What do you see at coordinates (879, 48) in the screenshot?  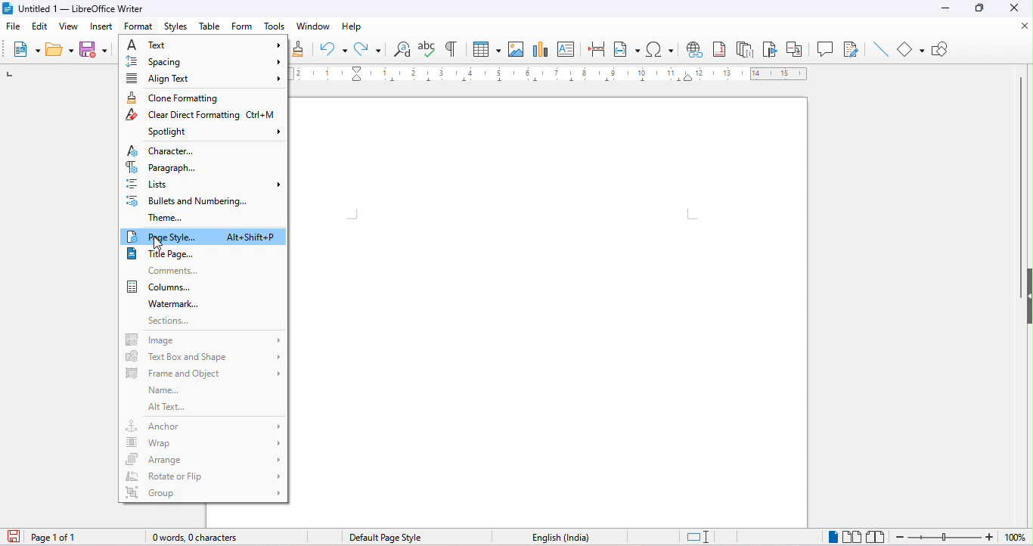 I see `line` at bounding box center [879, 48].